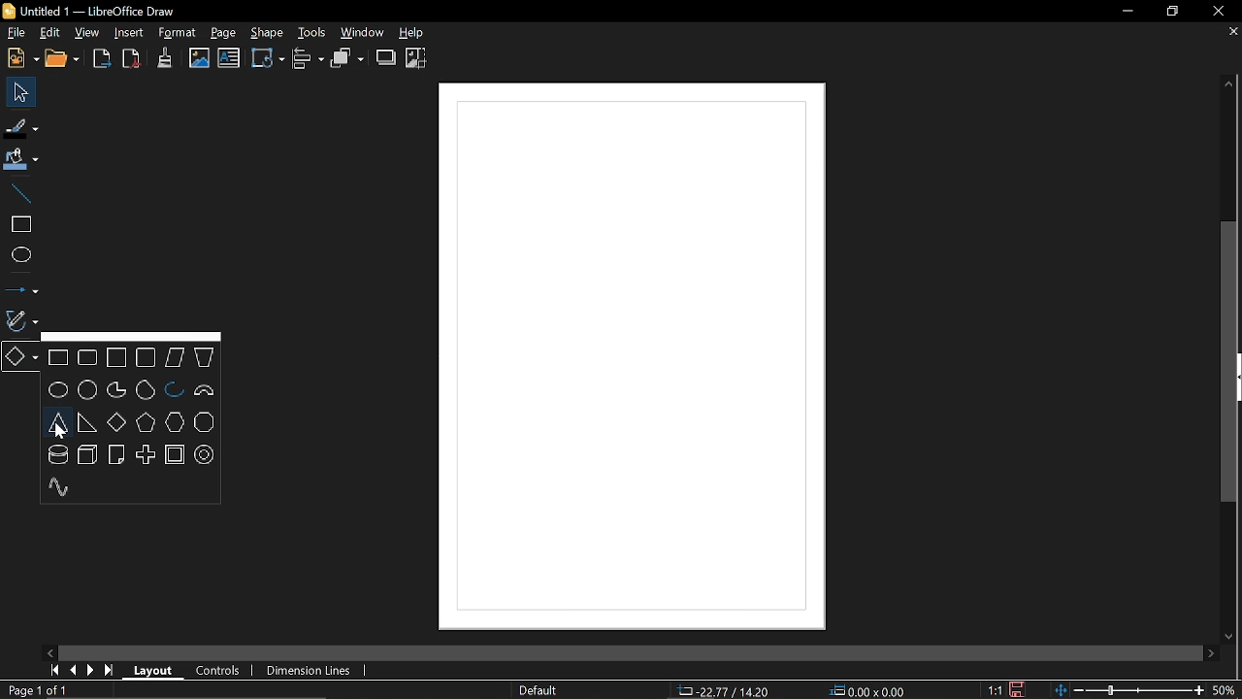 The image size is (1242, 699). I want to click on Layout, so click(150, 669).